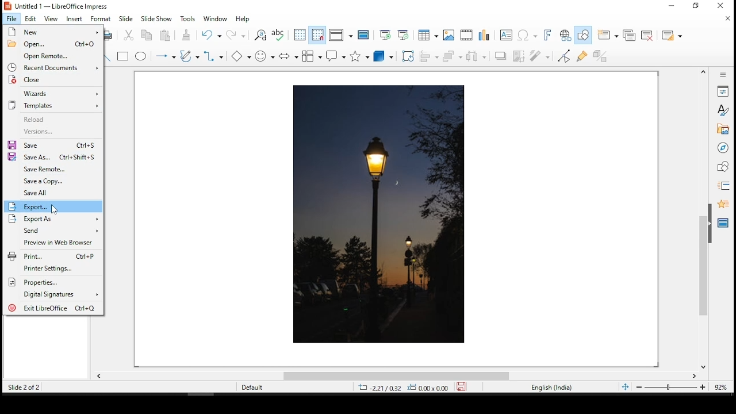 The width and height of the screenshot is (736, 414). I want to click on print, so click(52, 255).